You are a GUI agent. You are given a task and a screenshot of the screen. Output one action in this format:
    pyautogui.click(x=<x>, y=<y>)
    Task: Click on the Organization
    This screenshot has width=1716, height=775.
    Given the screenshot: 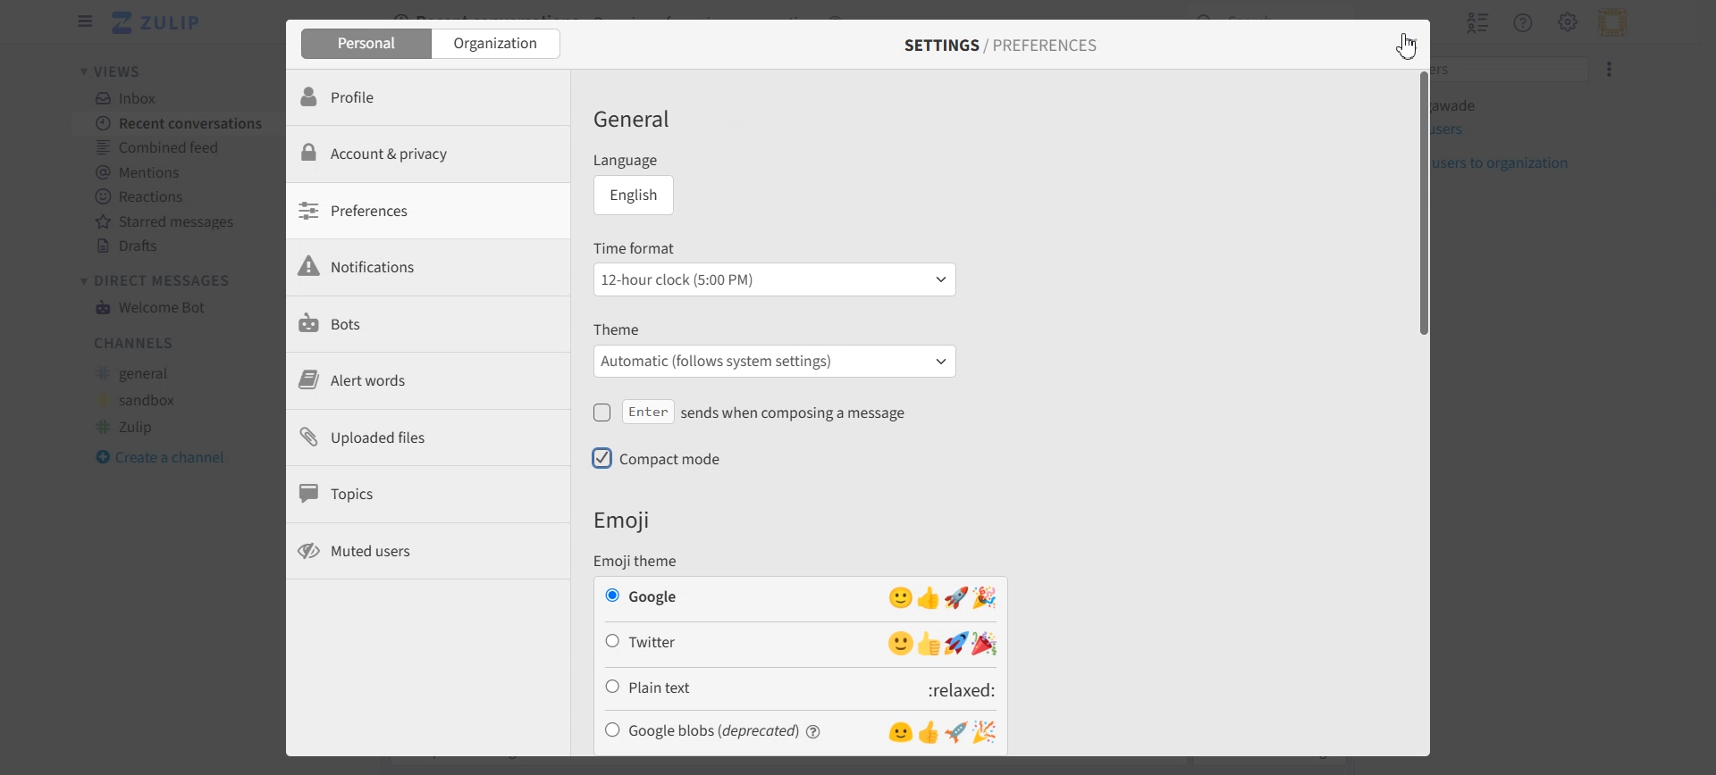 What is the action you would take?
    pyautogui.click(x=499, y=46)
    